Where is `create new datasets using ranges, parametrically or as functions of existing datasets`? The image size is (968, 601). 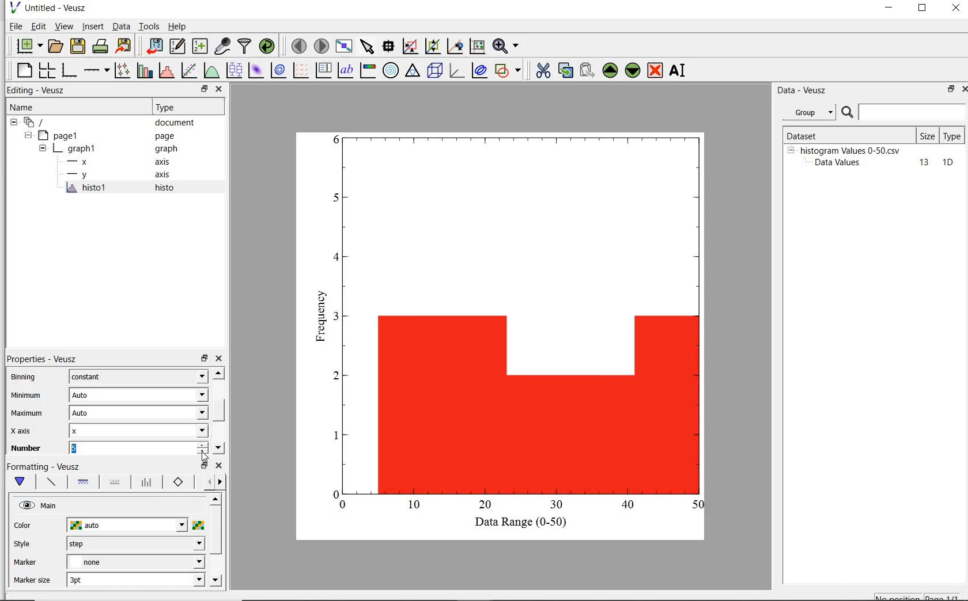 create new datasets using ranges, parametrically or as functions of existing datasets is located at coordinates (202, 45).